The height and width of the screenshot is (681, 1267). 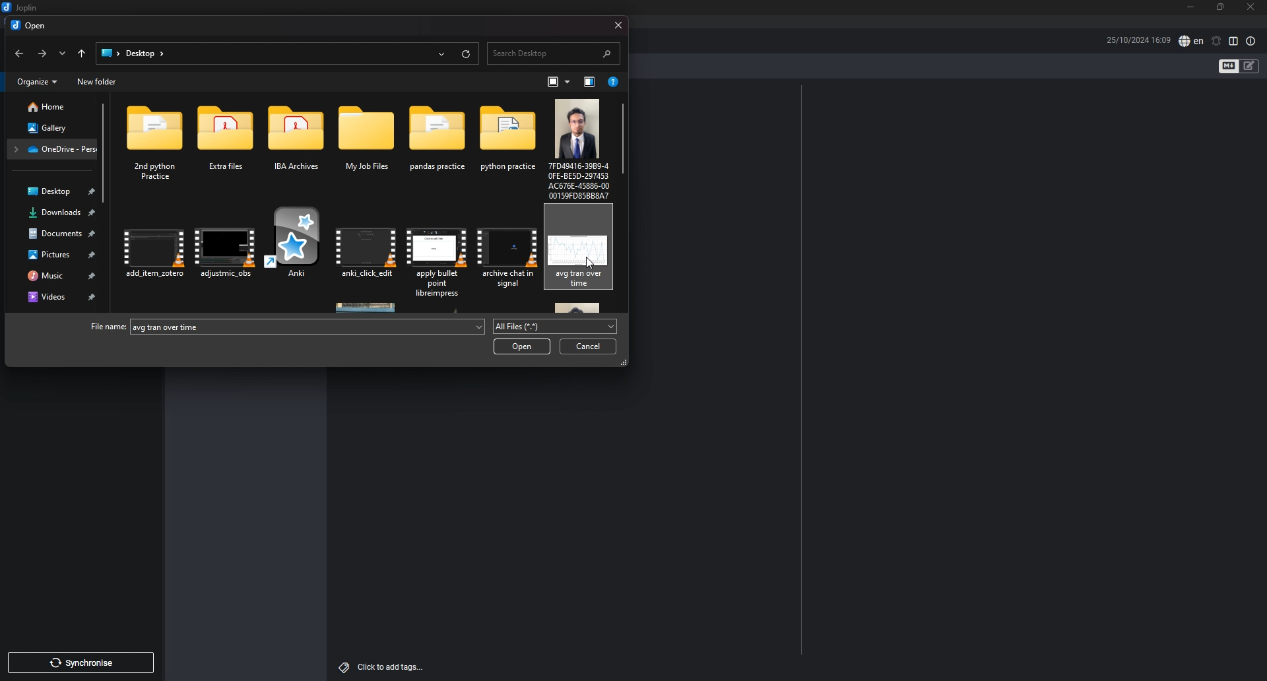 What do you see at coordinates (30, 26) in the screenshot?
I see `open` at bounding box center [30, 26].